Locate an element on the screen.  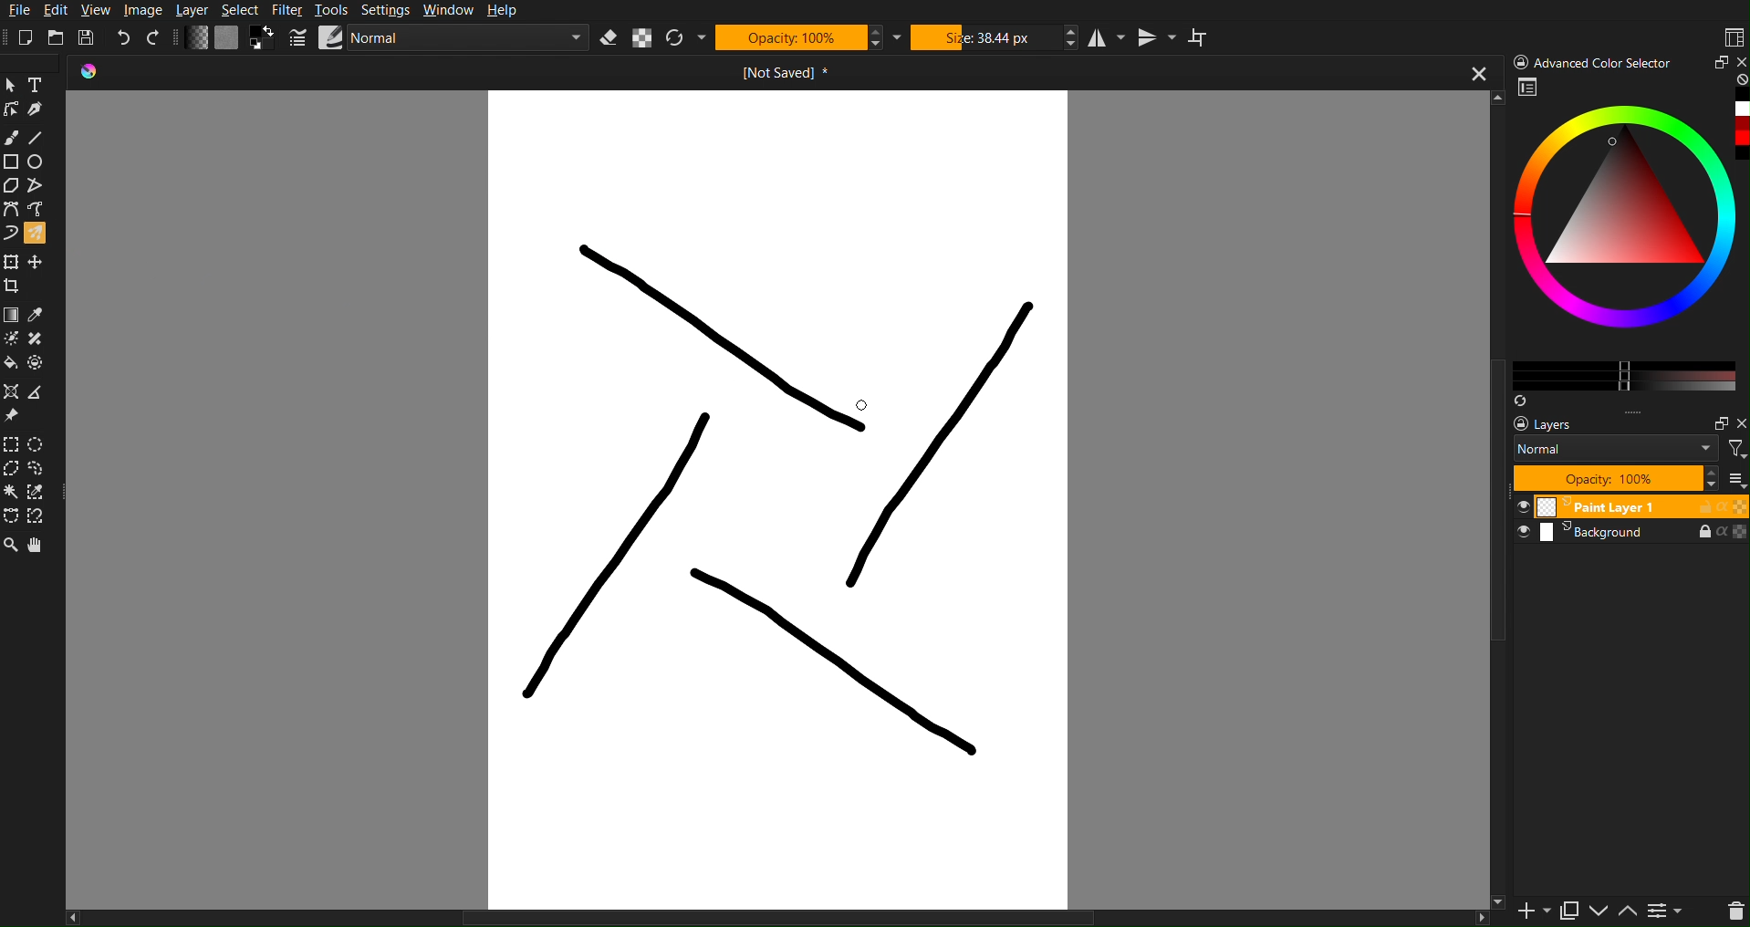
add is located at coordinates (1524, 913).